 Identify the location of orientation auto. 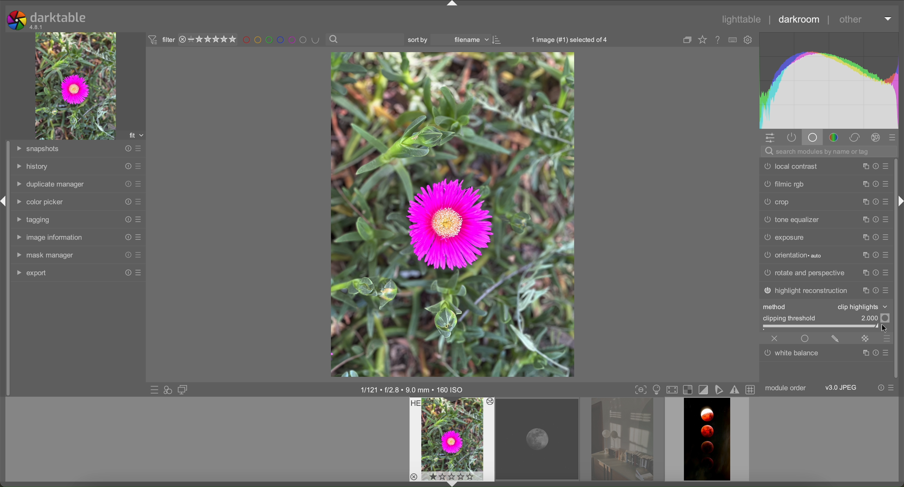
(792, 255).